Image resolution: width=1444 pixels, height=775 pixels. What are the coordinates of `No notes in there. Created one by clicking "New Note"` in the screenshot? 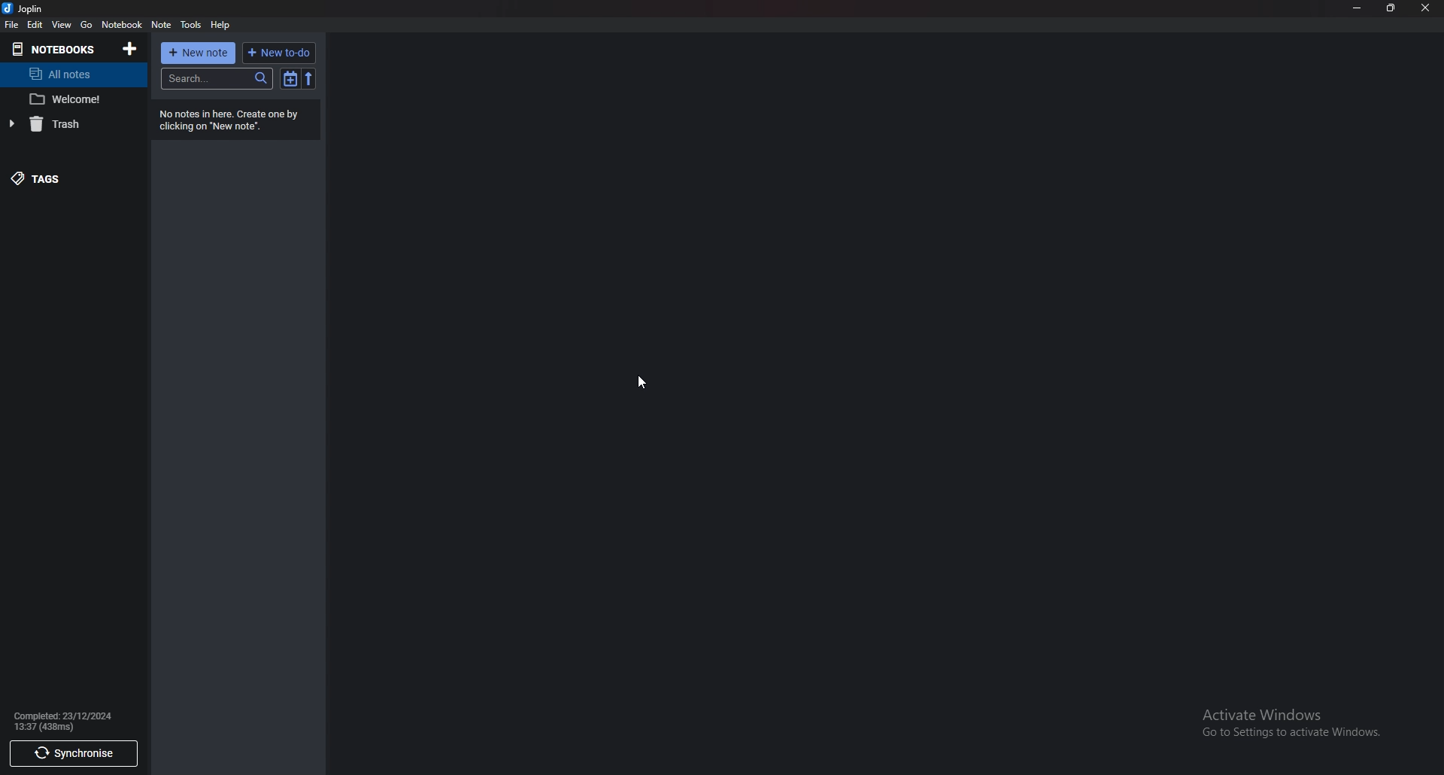 It's located at (235, 121).